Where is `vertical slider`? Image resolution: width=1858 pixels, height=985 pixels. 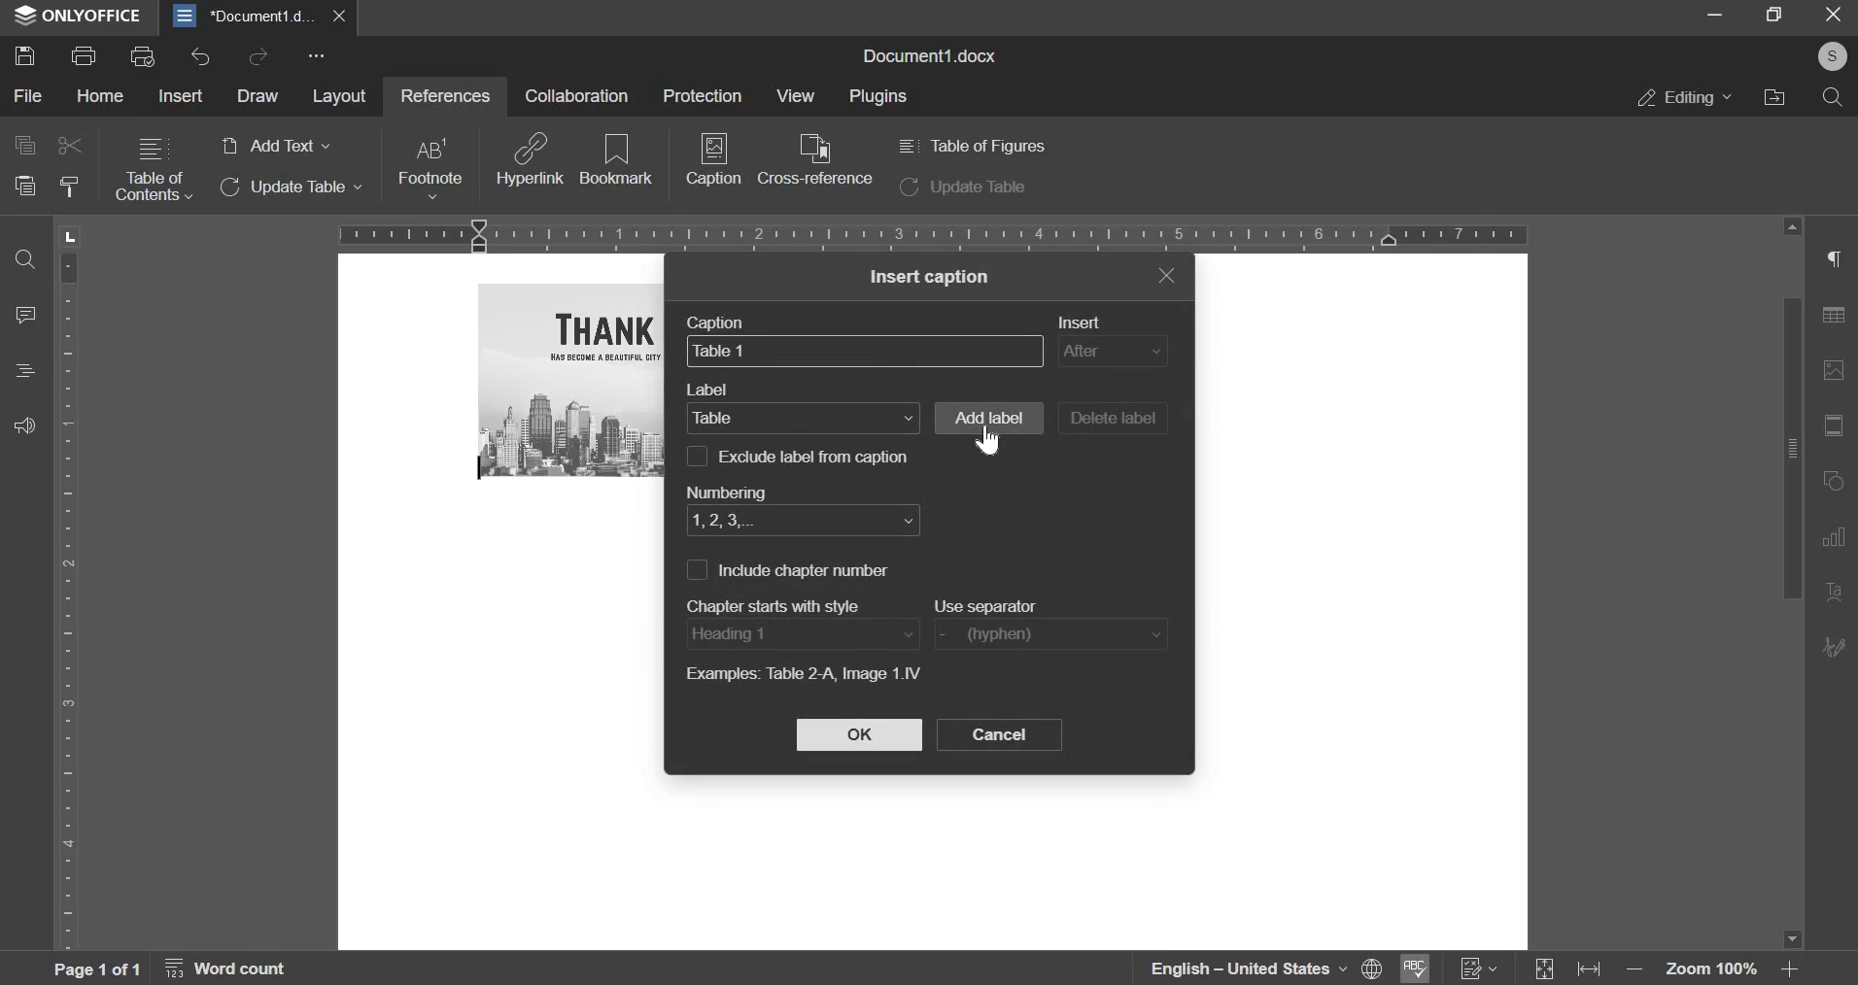 vertical slider is located at coordinates (1791, 583).